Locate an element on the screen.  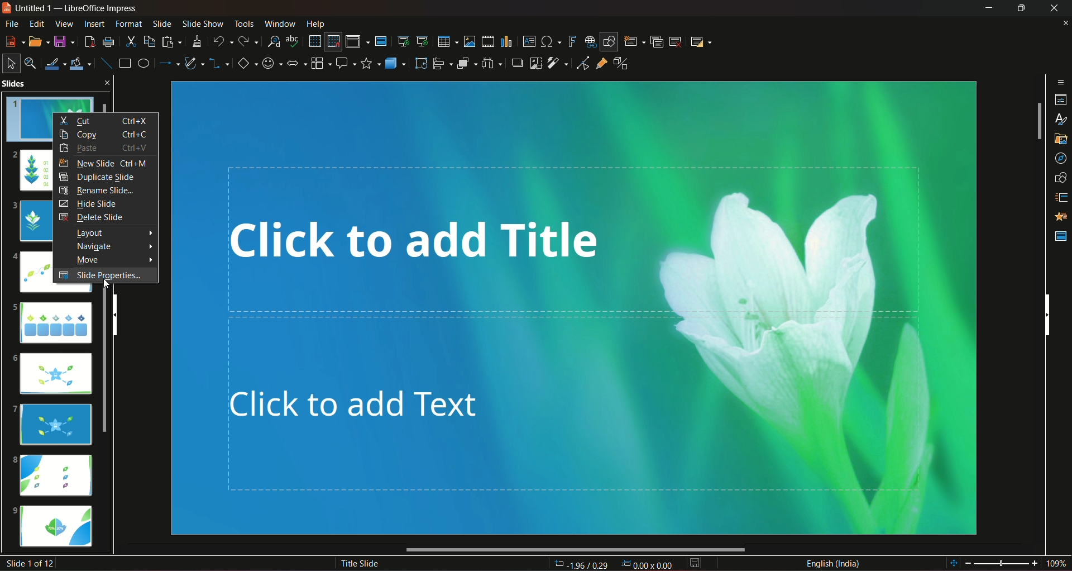
open is located at coordinates (39, 40).